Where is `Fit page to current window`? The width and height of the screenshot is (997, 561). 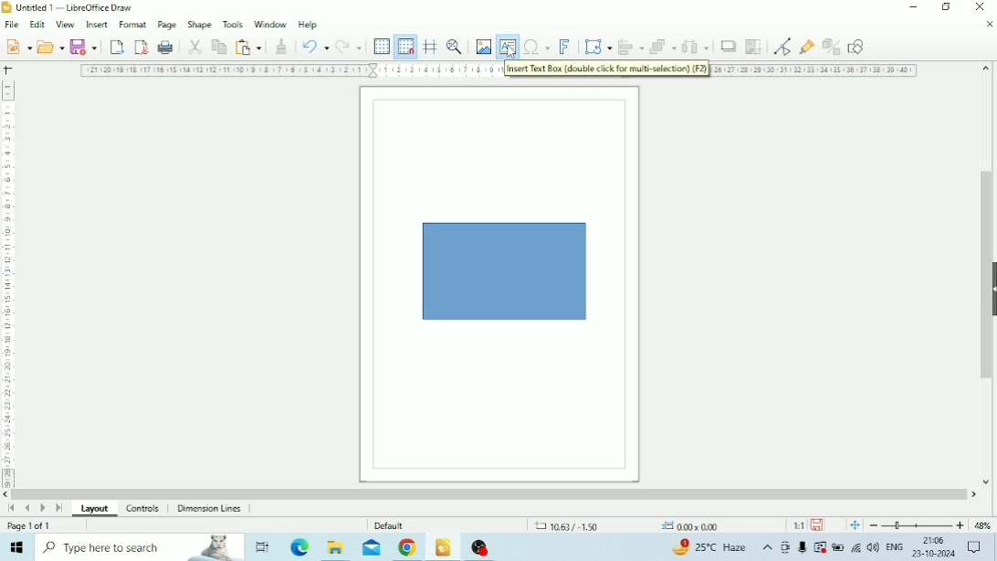
Fit page to current window is located at coordinates (855, 525).